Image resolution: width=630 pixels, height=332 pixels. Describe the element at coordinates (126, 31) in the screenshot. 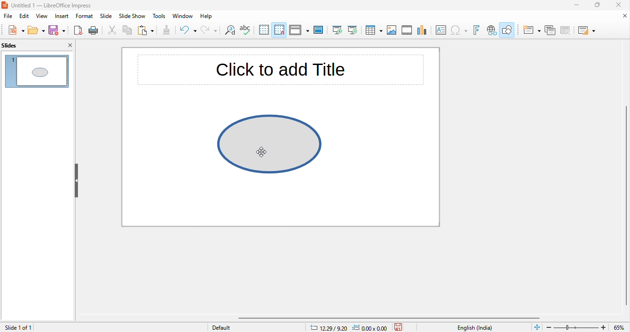

I see `copy` at that location.